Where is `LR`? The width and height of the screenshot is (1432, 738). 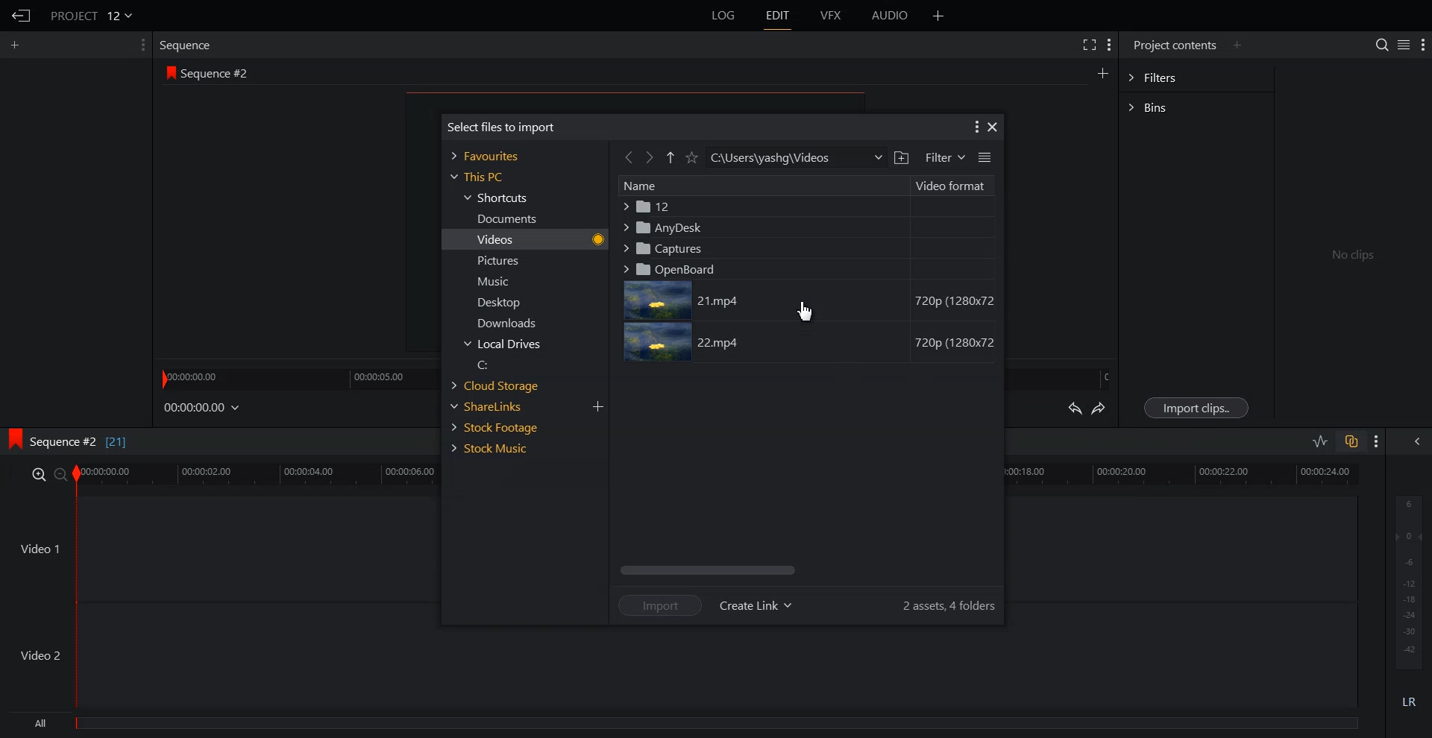
LR is located at coordinates (1410, 701).